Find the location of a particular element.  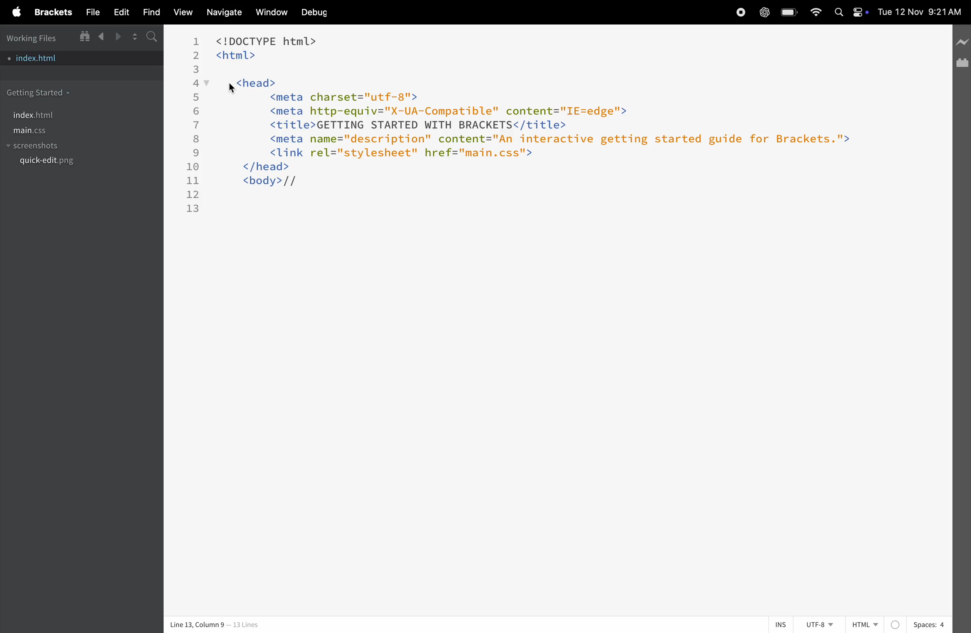

forward is located at coordinates (117, 37).